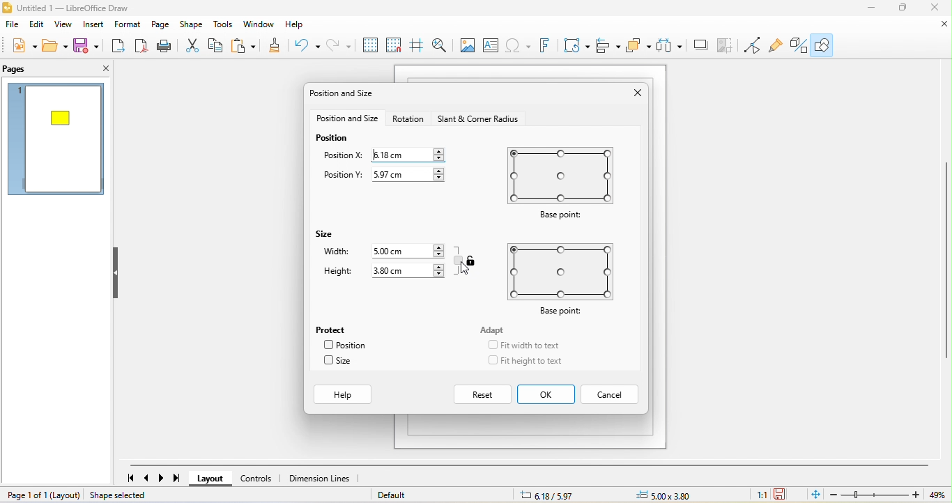 This screenshot has width=952, height=503. What do you see at coordinates (440, 44) in the screenshot?
I see `zoom and pan` at bounding box center [440, 44].